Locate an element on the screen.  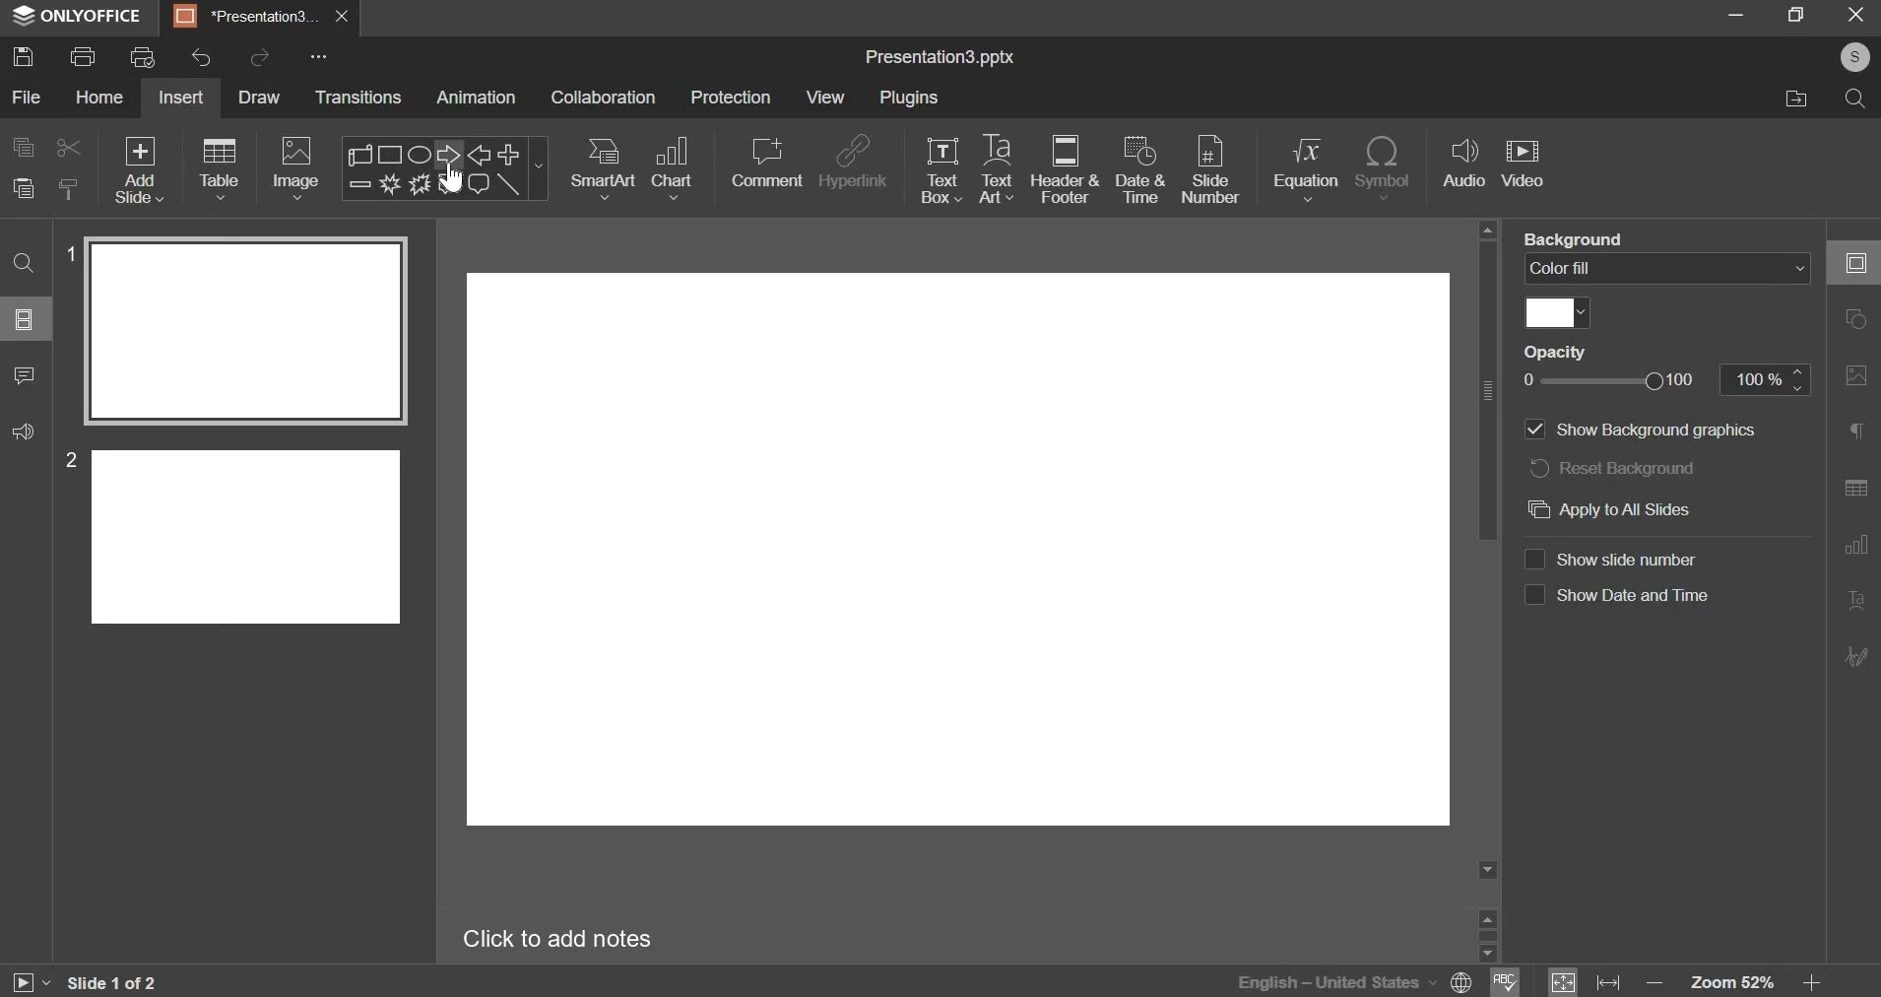
video is located at coordinates (1523, 166).